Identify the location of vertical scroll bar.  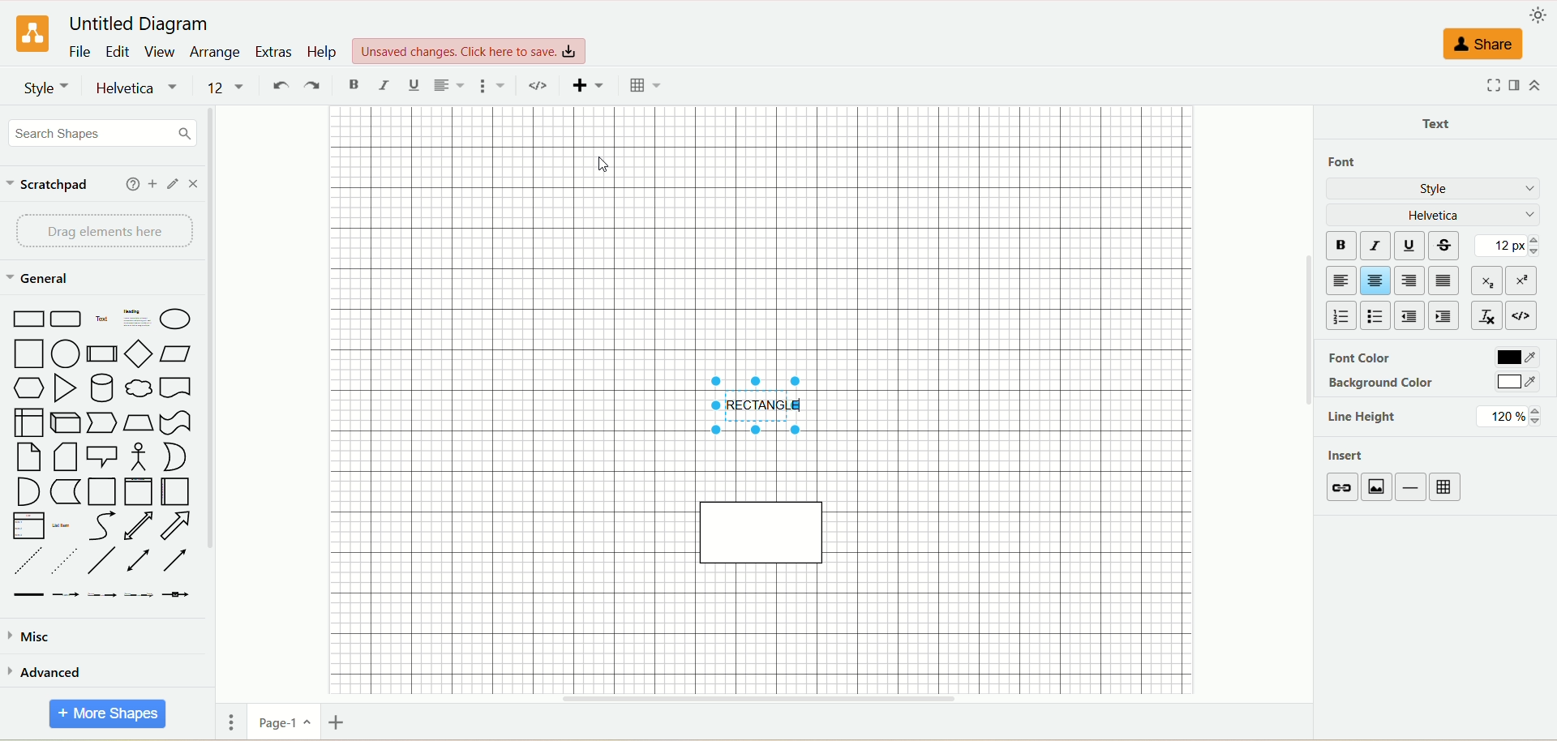
(221, 396).